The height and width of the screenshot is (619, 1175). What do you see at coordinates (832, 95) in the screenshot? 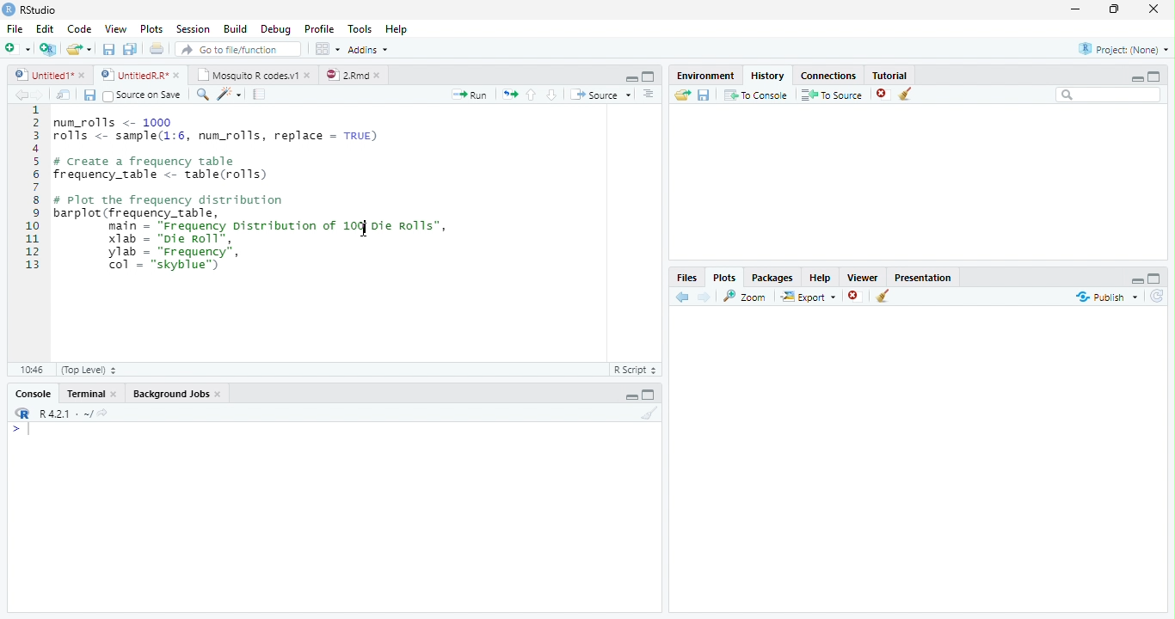
I see `To Source` at bounding box center [832, 95].